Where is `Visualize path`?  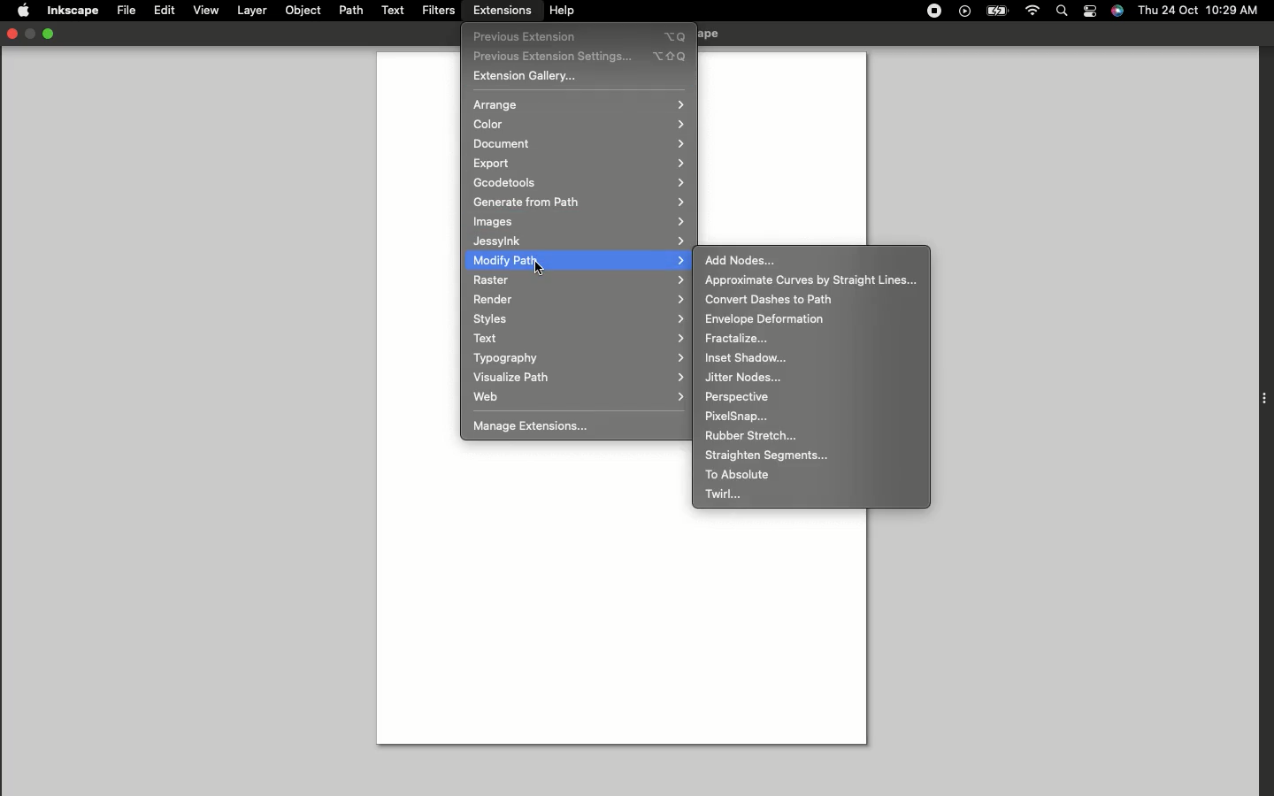
Visualize path is located at coordinates (577, 377).